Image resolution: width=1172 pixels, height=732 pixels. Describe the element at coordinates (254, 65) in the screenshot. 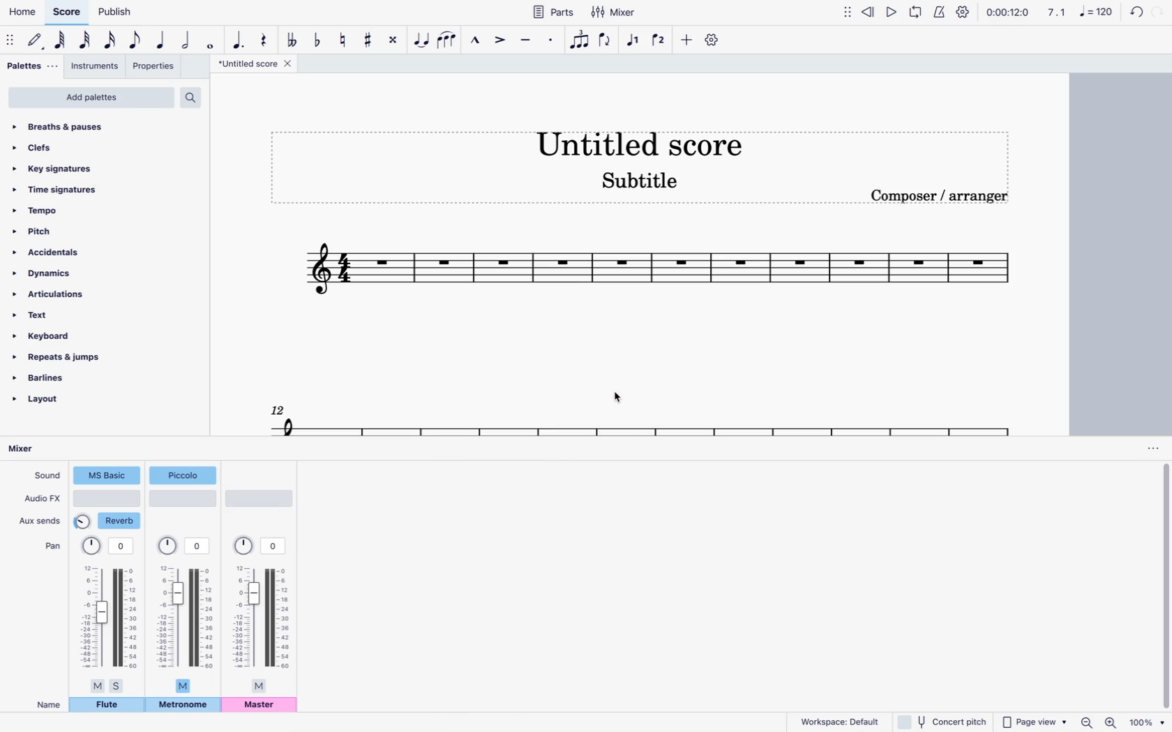

I see `score title` at that location.